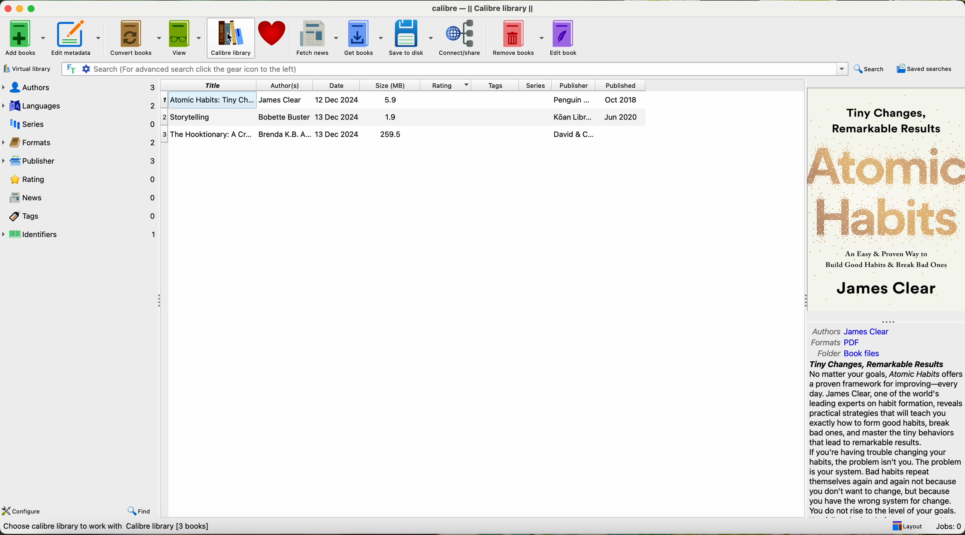 The image size is (965, 535). What do you see at coordinates (79, 123) in the screenshot?
I see `series` at bounding box center [79, 123].